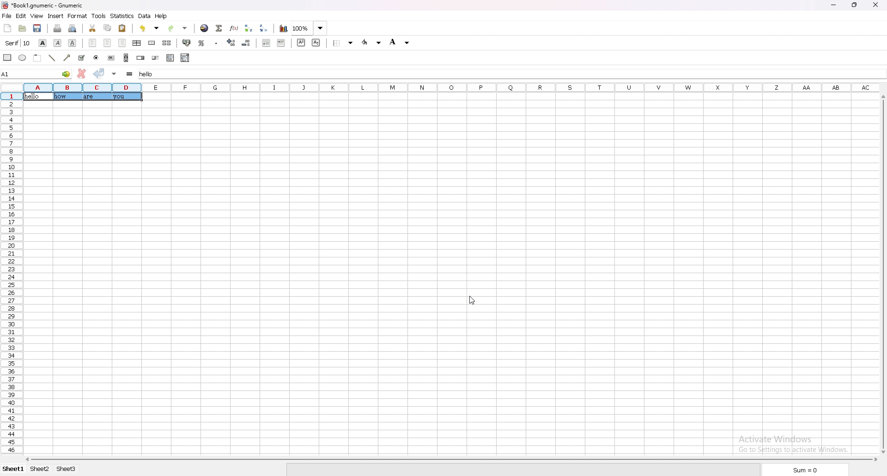 Image resolution: width=887 pixels, height=476 pixels. Describe the element at coordinates (401, 42) in the screenshot. I see `background` at that location.